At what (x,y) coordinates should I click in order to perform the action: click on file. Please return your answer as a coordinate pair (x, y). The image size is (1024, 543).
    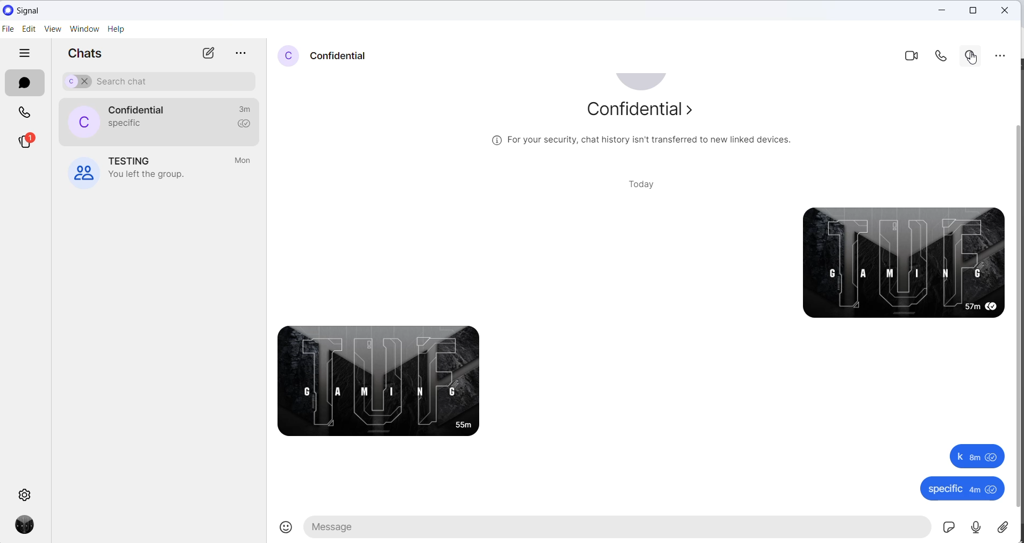
    Looking at the image, I should click on (8, 30).